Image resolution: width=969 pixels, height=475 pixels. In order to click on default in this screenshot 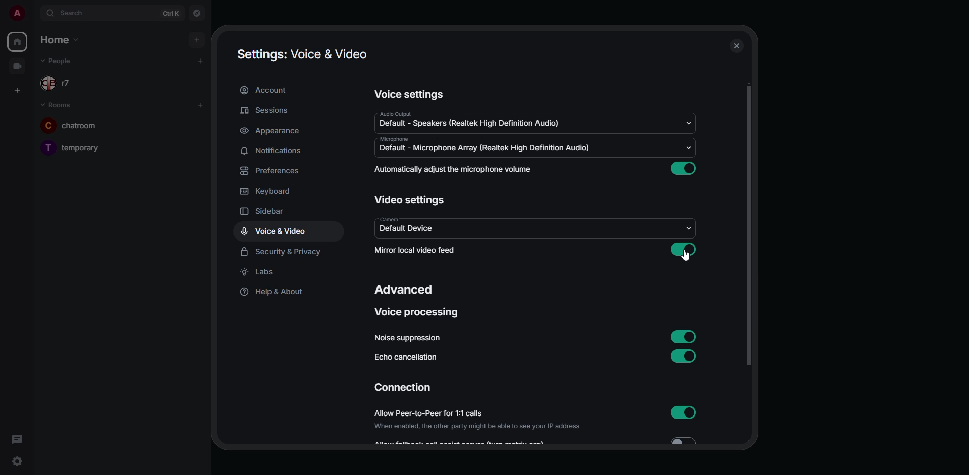, I will do `click(468, 125)`.